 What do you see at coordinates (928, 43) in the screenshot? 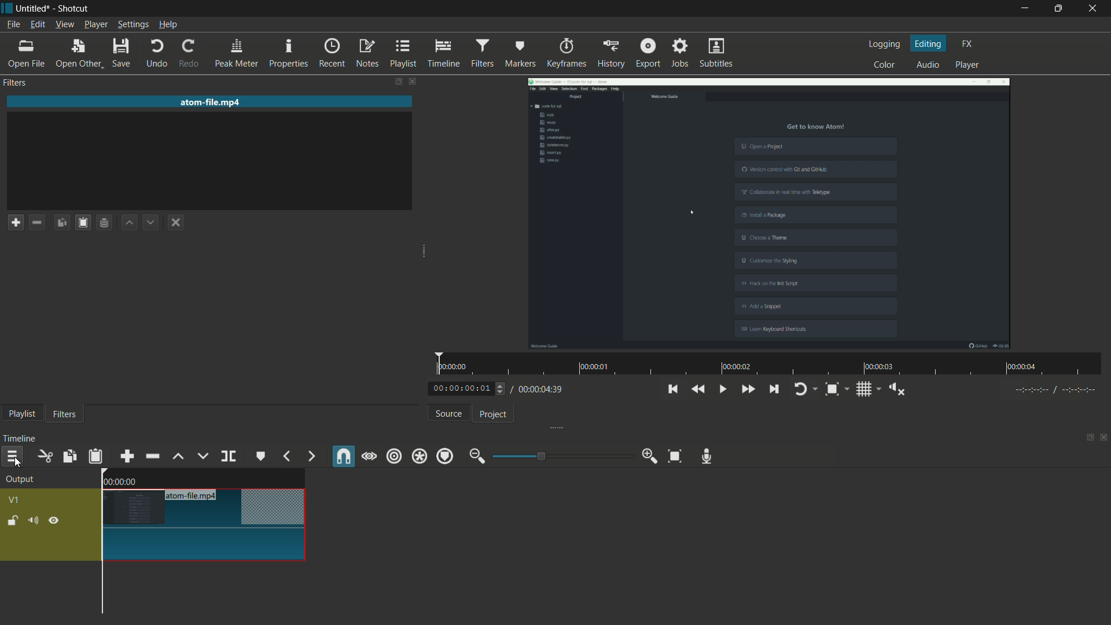
I see `editing` at bounding box center [928, 43].